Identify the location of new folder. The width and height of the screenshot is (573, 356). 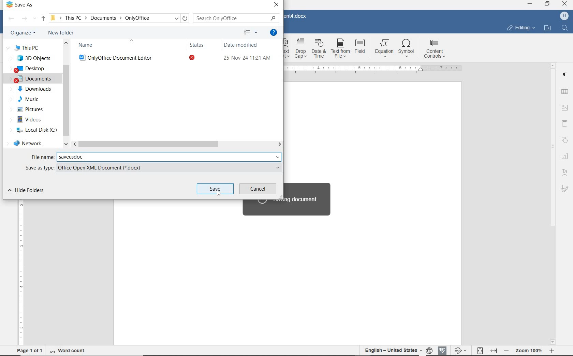
(60, 33).